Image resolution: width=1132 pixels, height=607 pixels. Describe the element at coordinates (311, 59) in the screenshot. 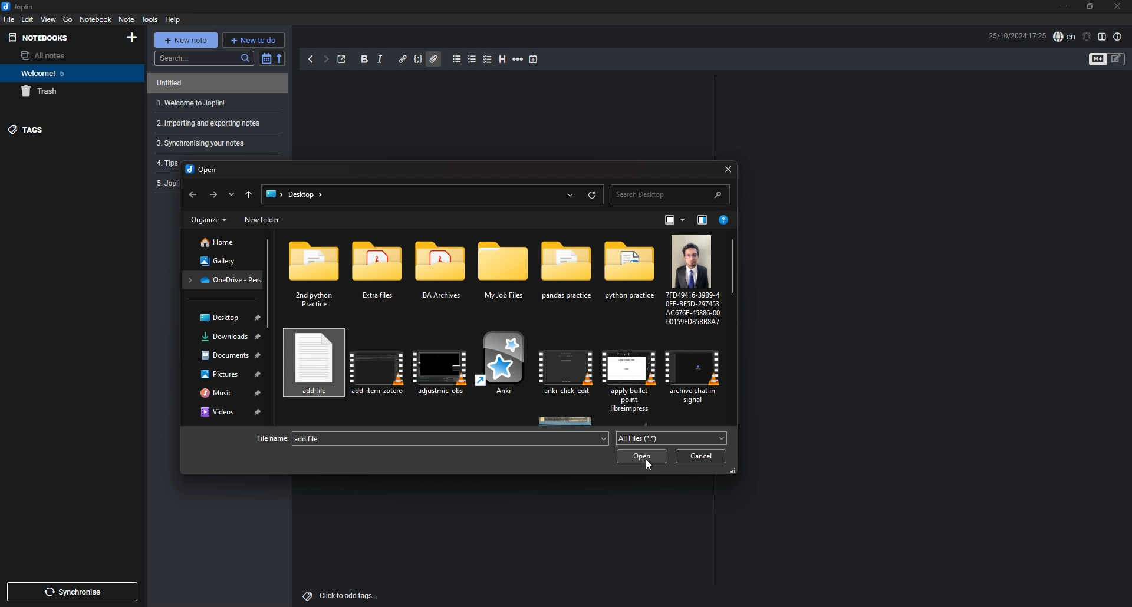

I see `backward` at that location.